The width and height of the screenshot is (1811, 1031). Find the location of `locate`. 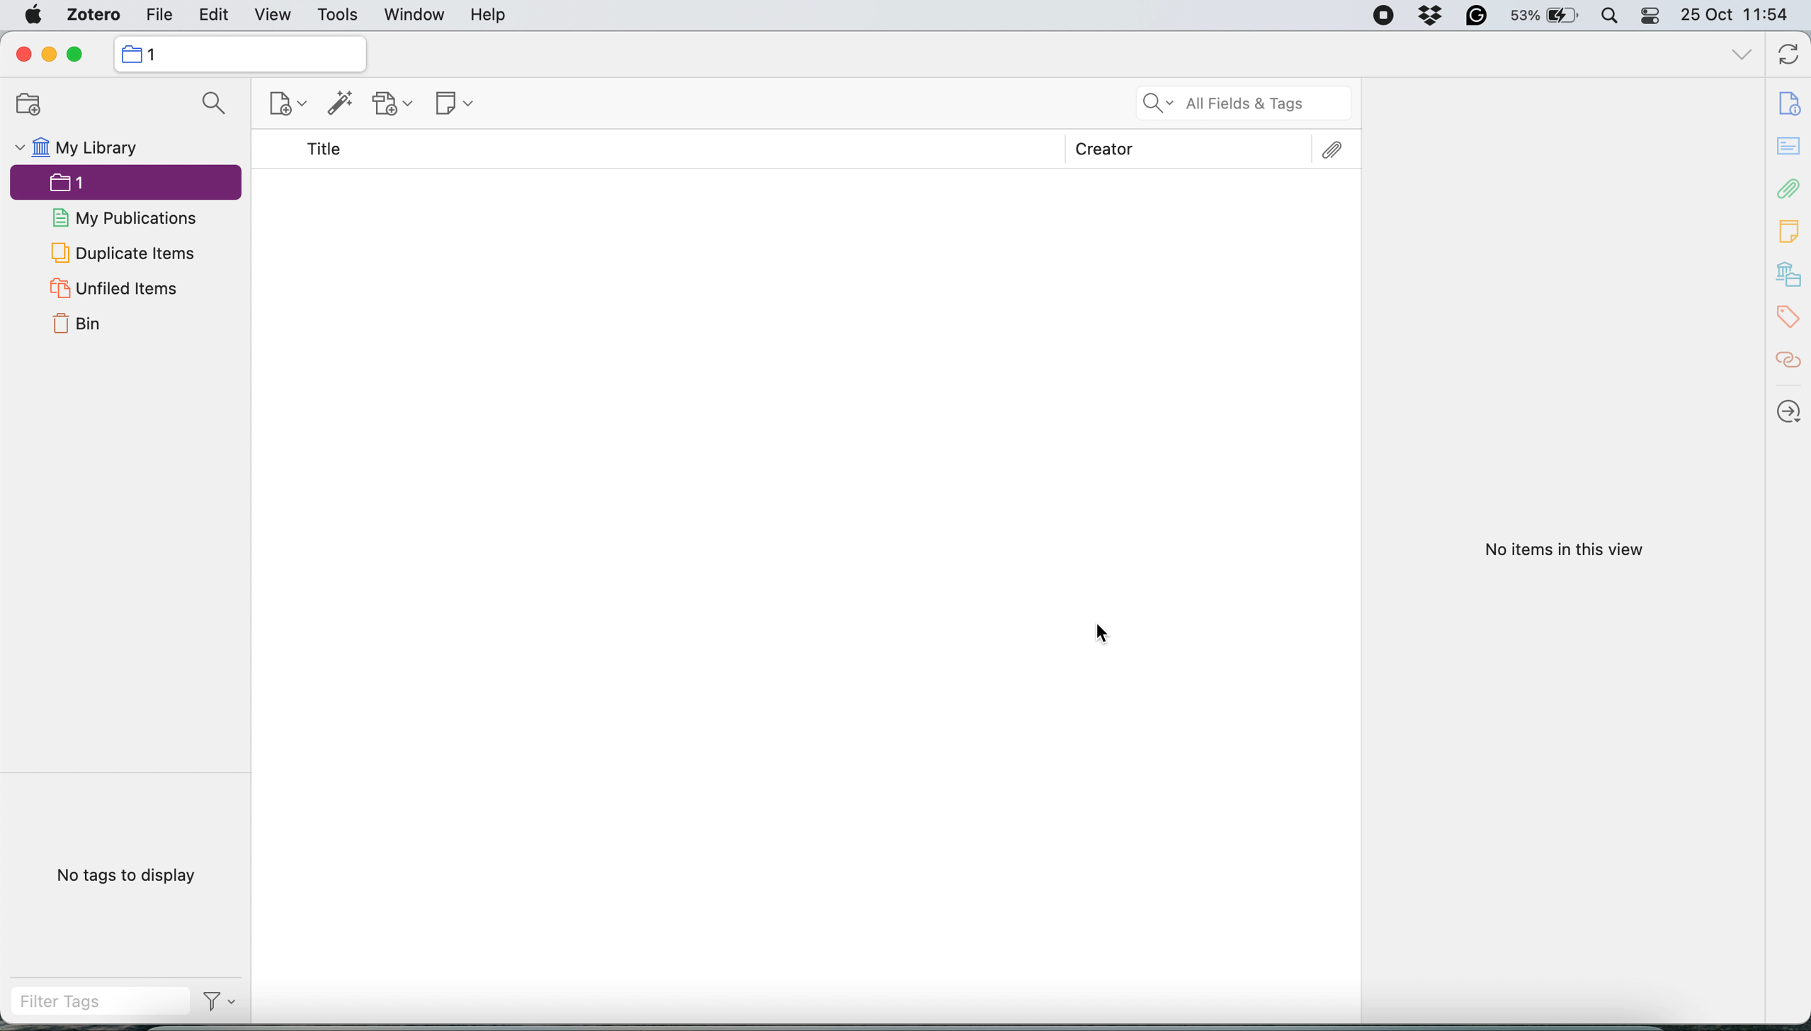

locate is located at coordinates (1790, 406).